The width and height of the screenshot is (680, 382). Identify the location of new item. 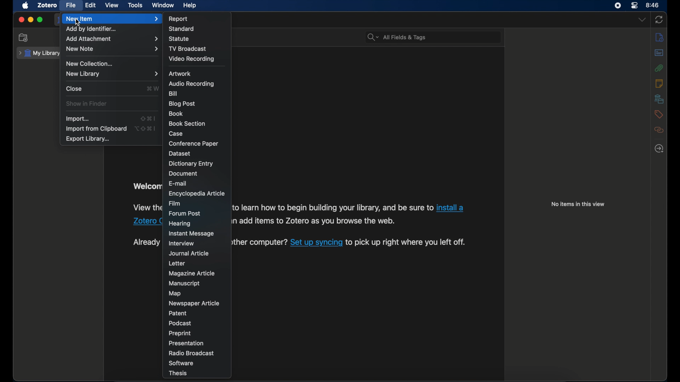
(112, 19).